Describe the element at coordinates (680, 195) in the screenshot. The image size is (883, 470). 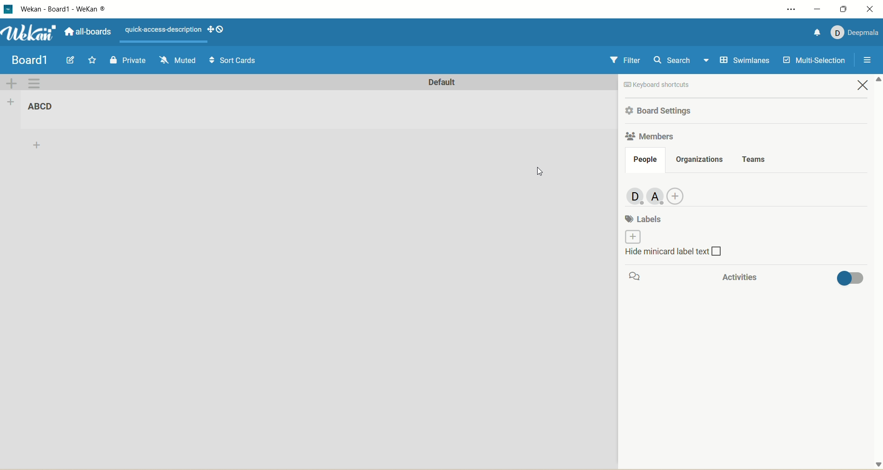
I see `add member` at that location.